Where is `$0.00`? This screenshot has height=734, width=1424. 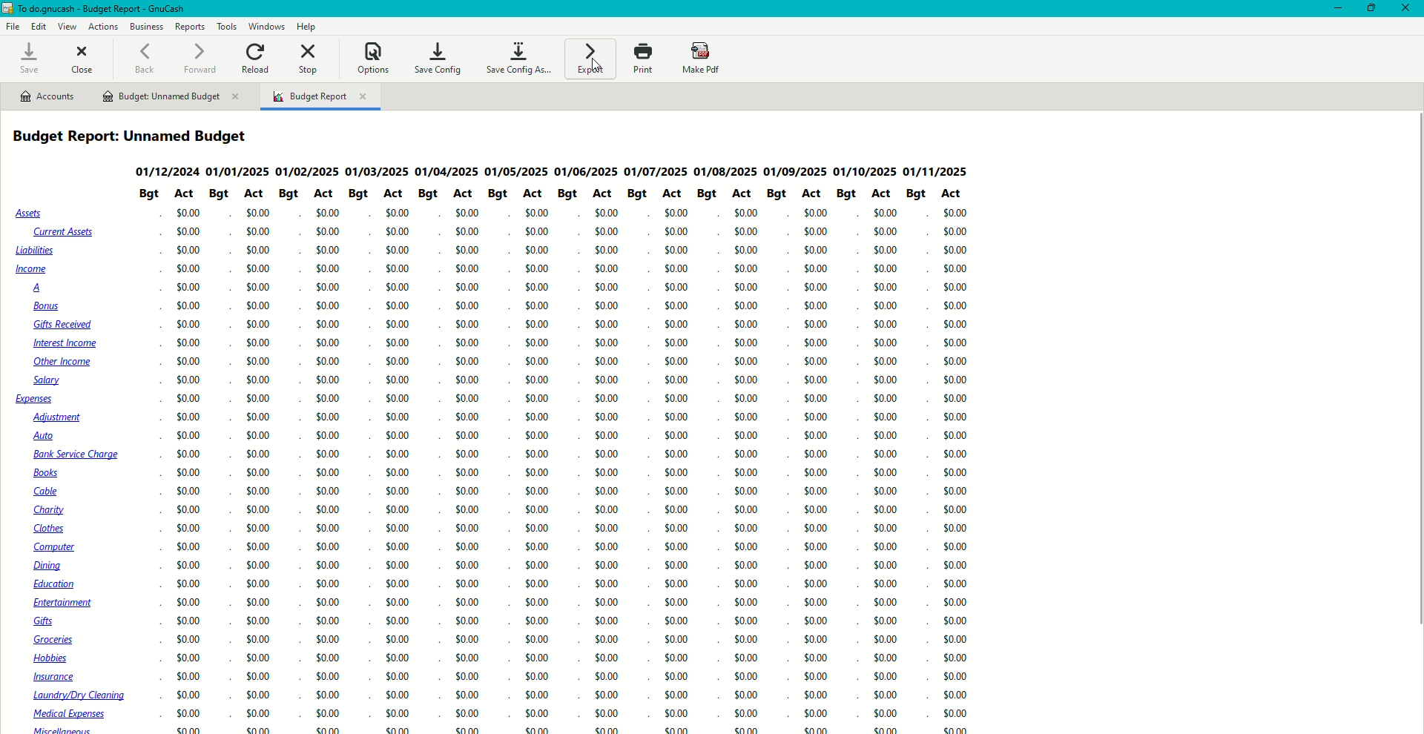 $0.00 is located at coordinates (327, 435).